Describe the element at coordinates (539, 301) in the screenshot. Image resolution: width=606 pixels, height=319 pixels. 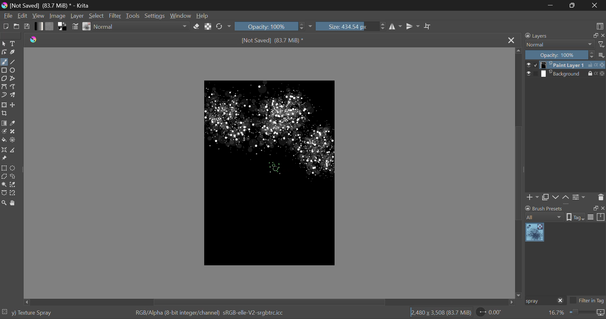
I see `Brush Preset Search: "spray"` at that location.